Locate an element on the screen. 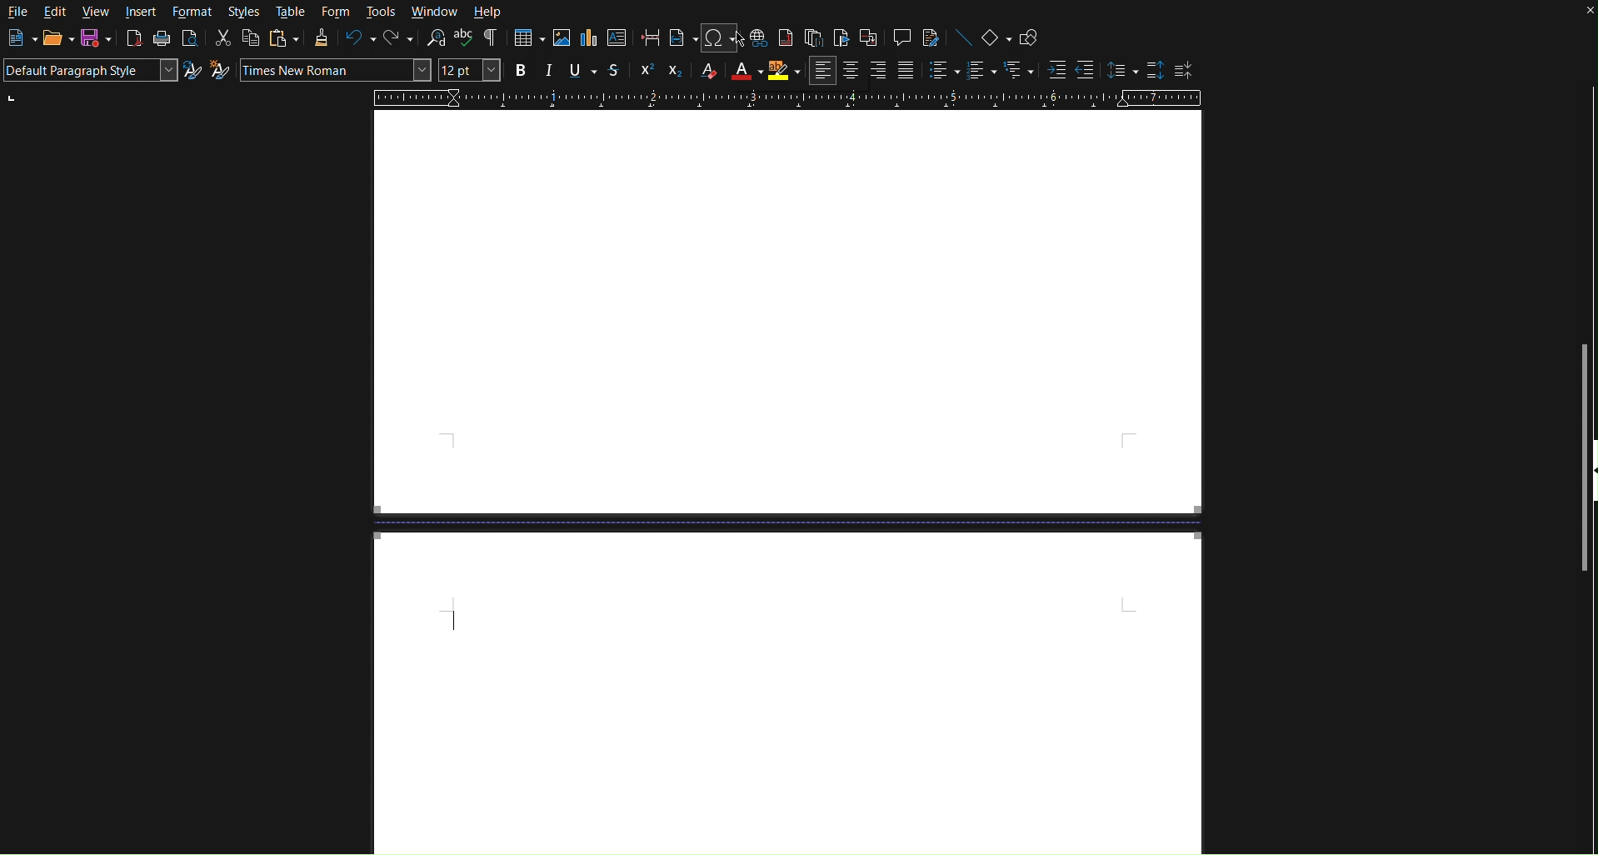 The image size is (1598, 855). Insert Cross Reference is located at coordinates (868, 37).